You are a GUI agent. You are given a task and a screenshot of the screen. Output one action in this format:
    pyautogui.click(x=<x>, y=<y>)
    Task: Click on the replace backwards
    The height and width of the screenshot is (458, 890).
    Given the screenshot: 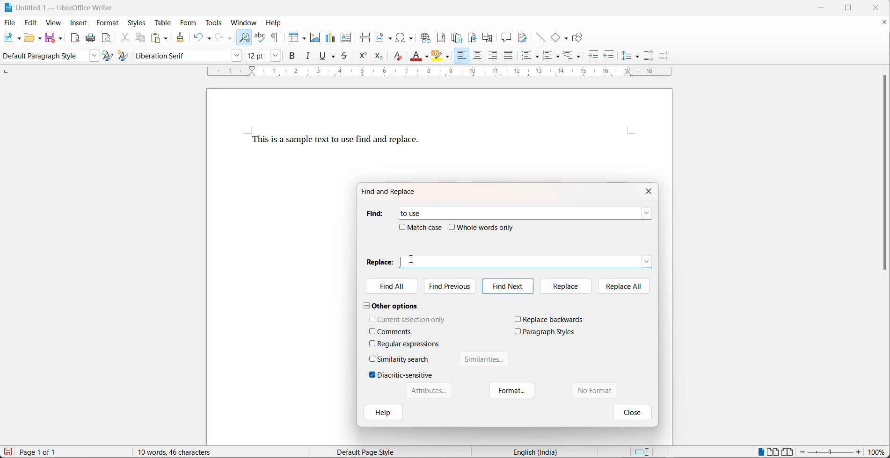 What is the action you would take?
    pyautogui.click(x=554, y=319)
    